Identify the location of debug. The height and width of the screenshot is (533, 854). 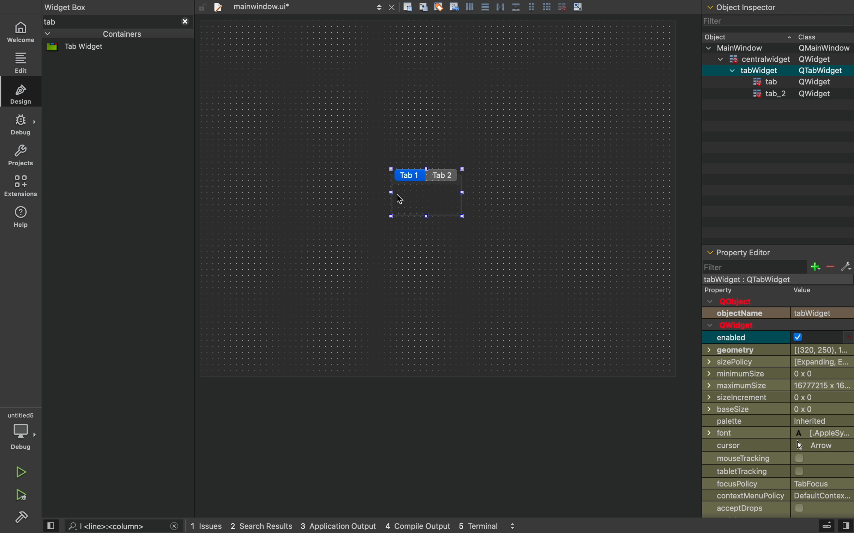
(20, 125).